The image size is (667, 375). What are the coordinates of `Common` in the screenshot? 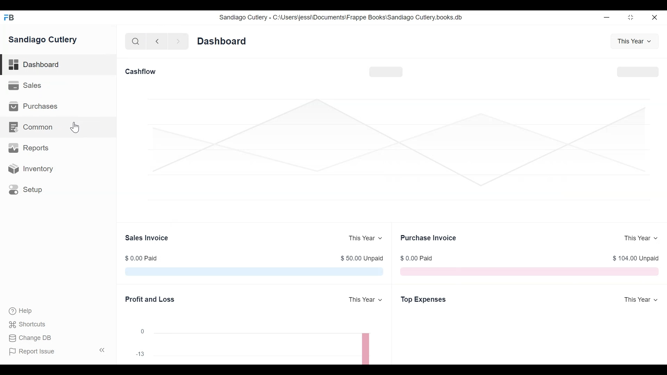 It's located at (37, 127).